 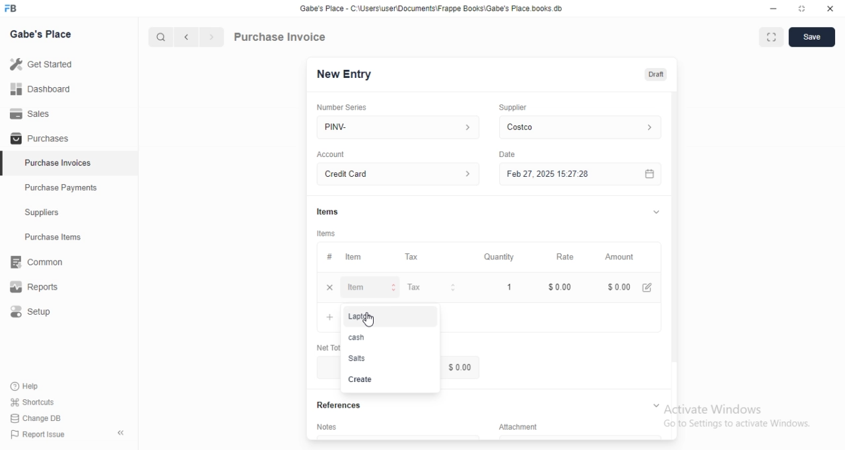 What do you see at coordinates (327, 212) in the screenshot?
I see `Items` at bounding box center [327, 212].